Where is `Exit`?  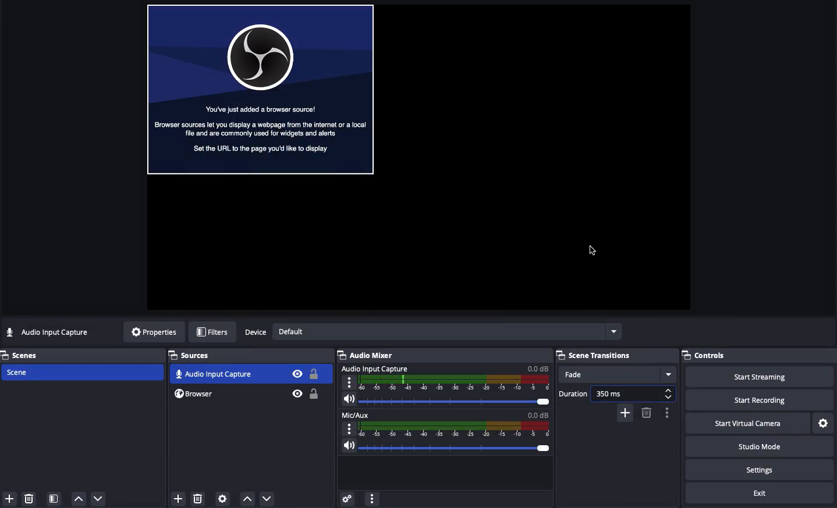
Exit is located at coordinates (749, 493).